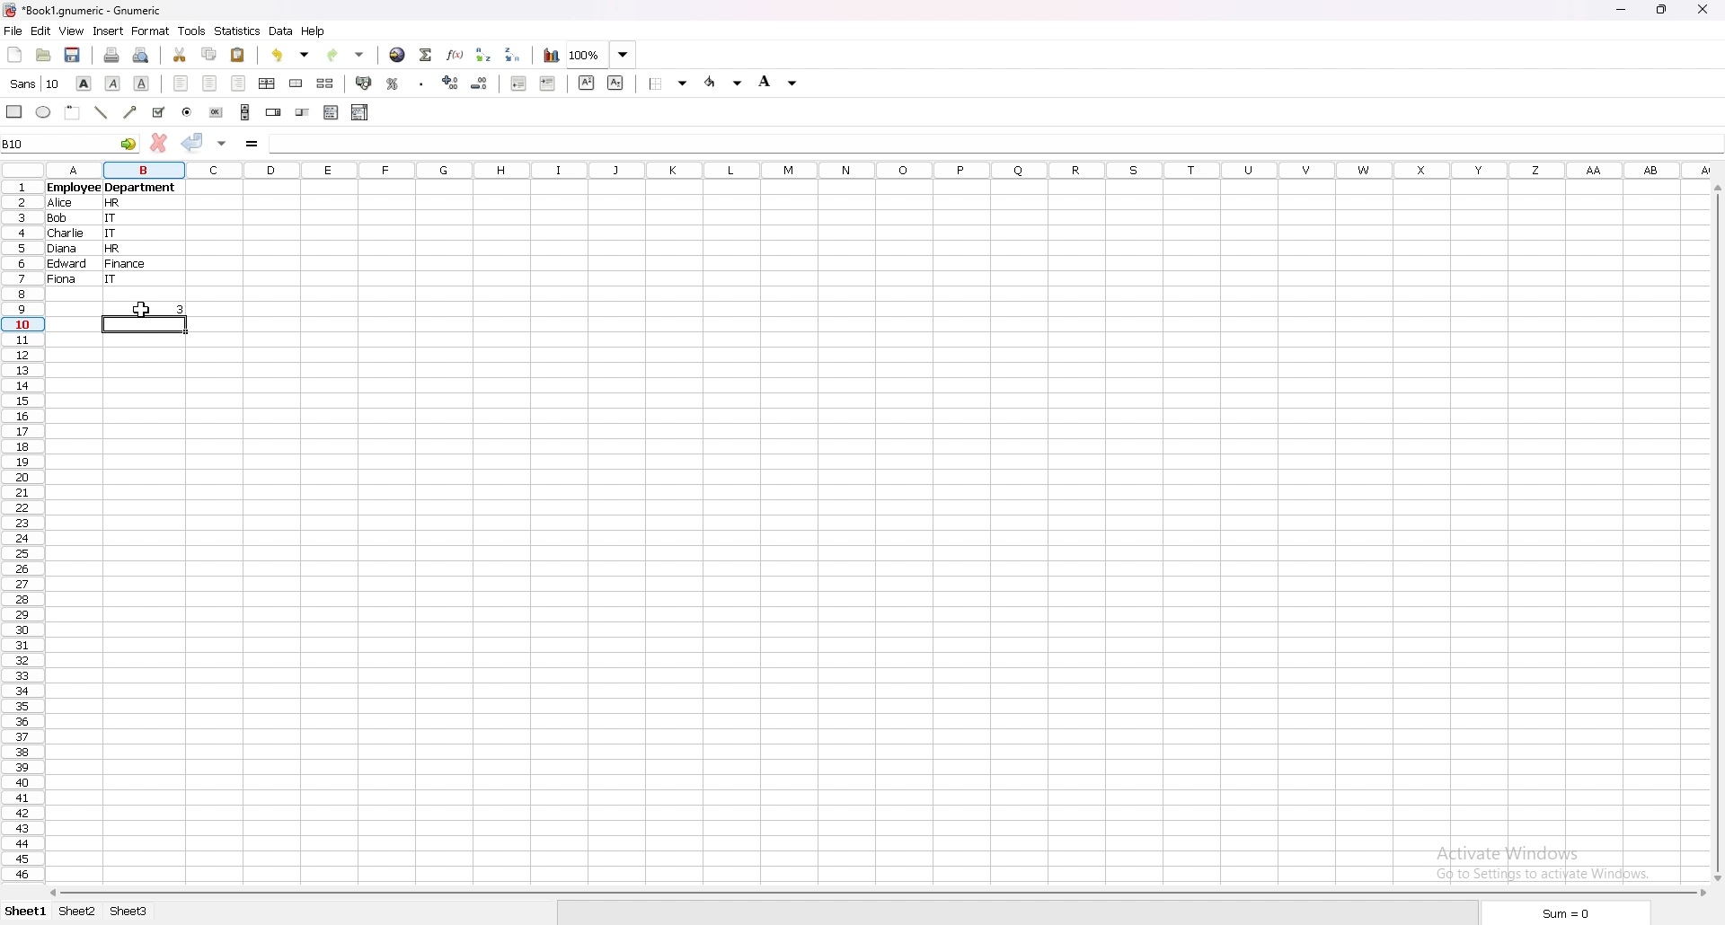  What do you see at coordinates (1704, 9) in the screenshot?
I see `close` at bounding box center [1704, 9].